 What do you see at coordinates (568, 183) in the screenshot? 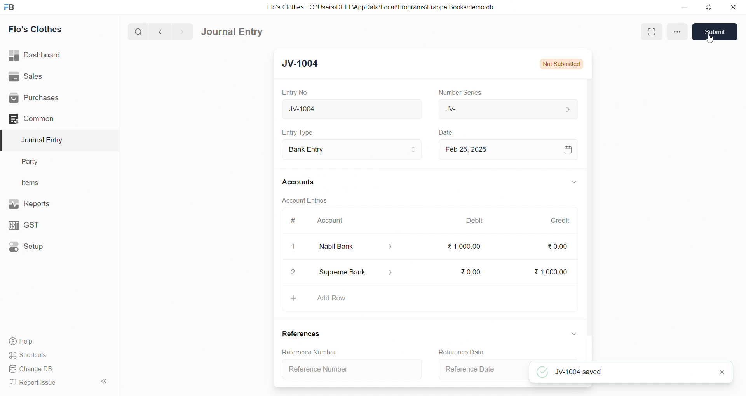
I see `Expand/Collapse` at bounding box center [568, 183].